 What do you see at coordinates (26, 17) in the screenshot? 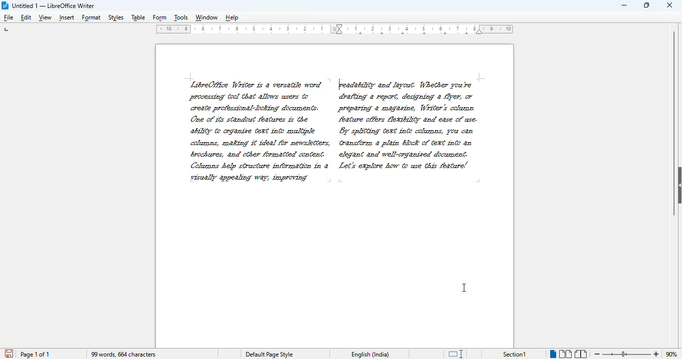
I see `edit` at bounding box center [26, 17].